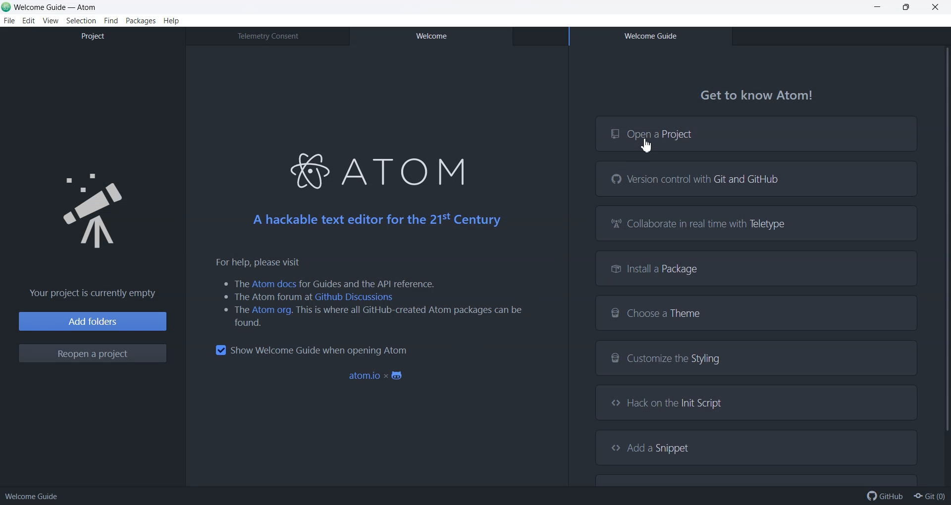  Describe the element at coordinates (328, 283) in the screenshot. I see `The Atom docs for Guides and the API reference.` at that location.